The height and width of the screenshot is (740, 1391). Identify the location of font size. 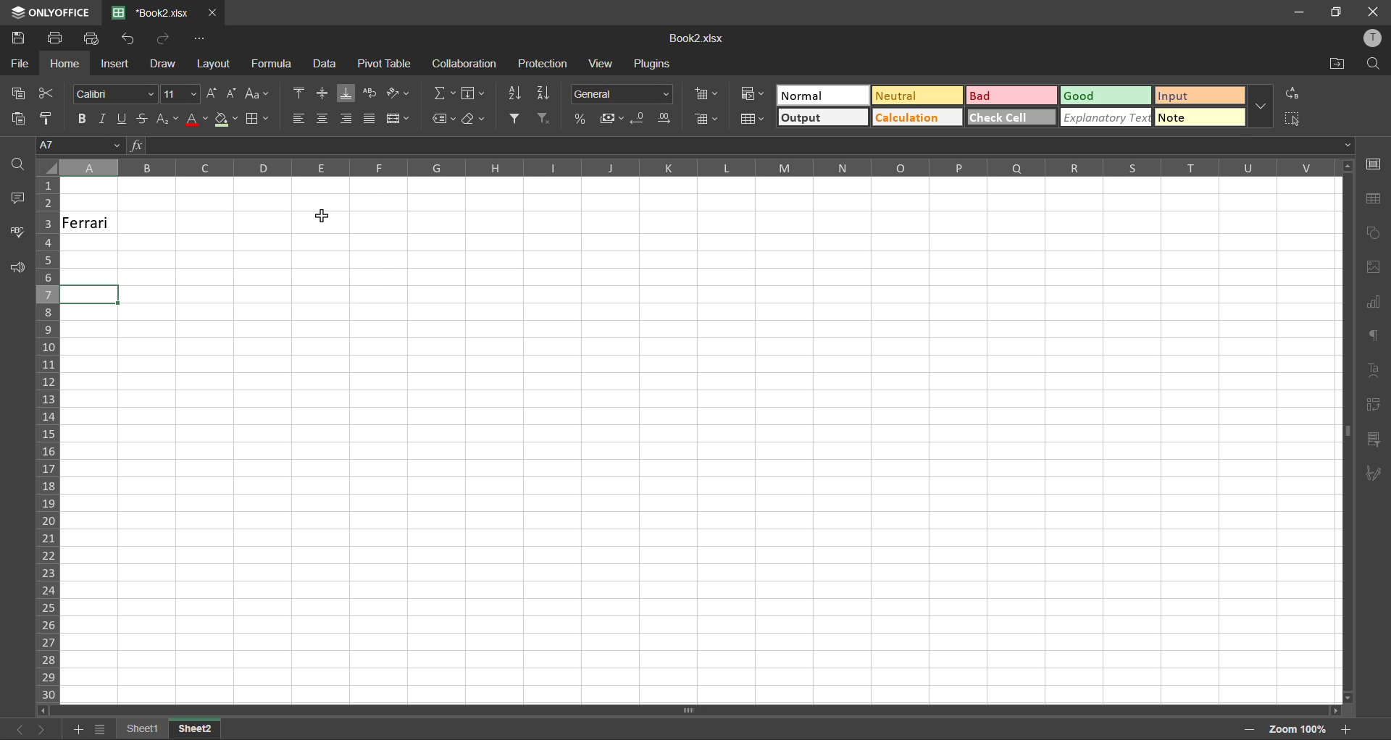
(180, 95).